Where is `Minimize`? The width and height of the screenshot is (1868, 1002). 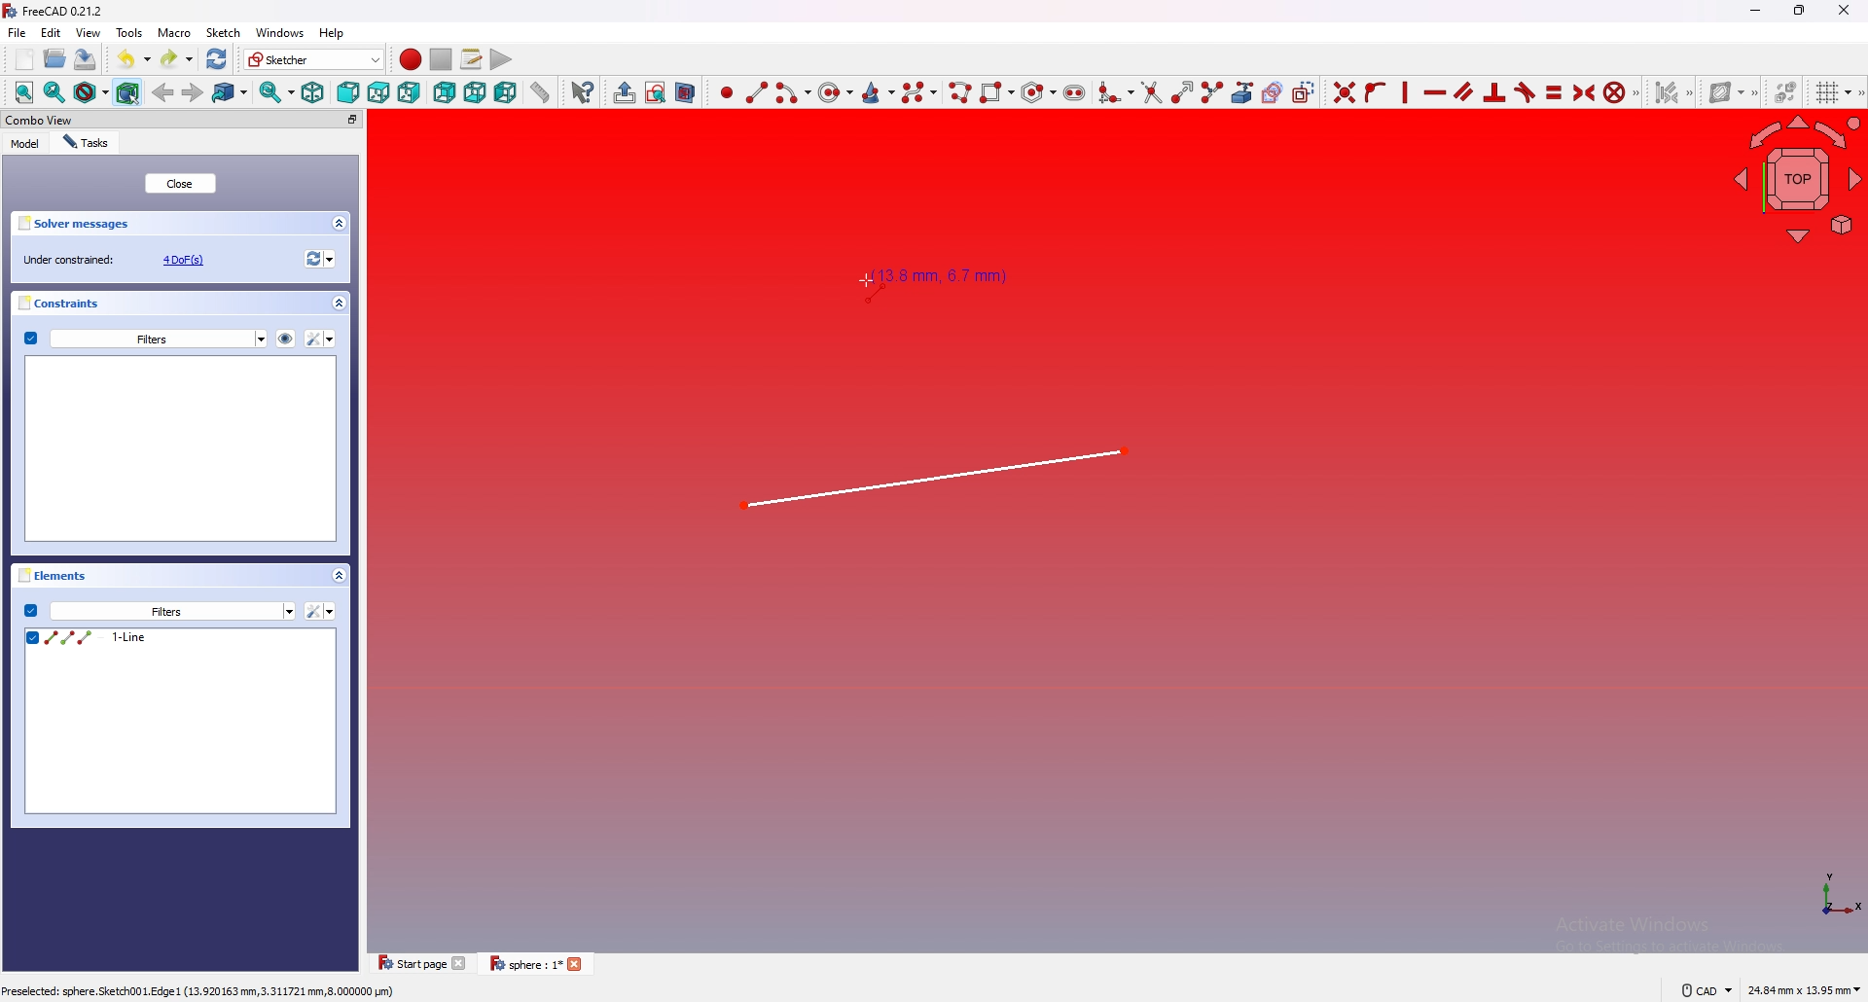 Minimize is located at coordinates (1752, 13).